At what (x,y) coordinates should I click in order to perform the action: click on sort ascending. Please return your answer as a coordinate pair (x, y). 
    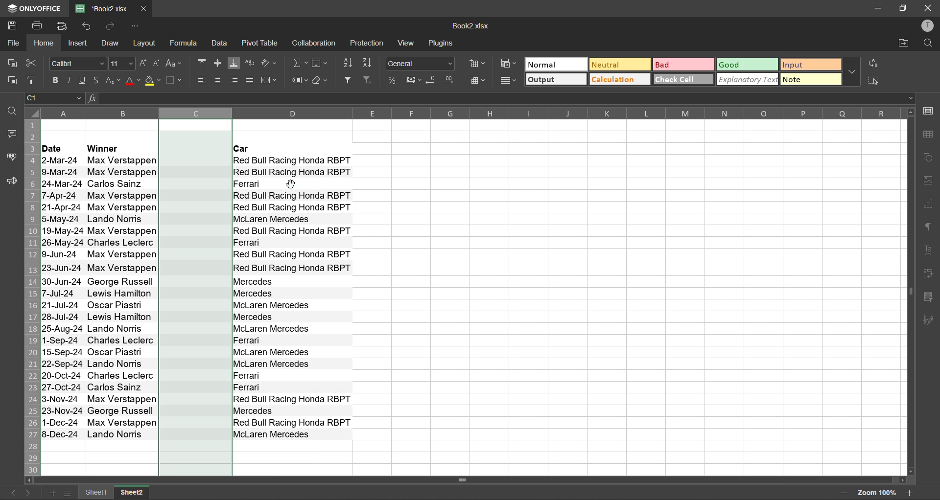
    Looking at the image, I should click on (350, 65).